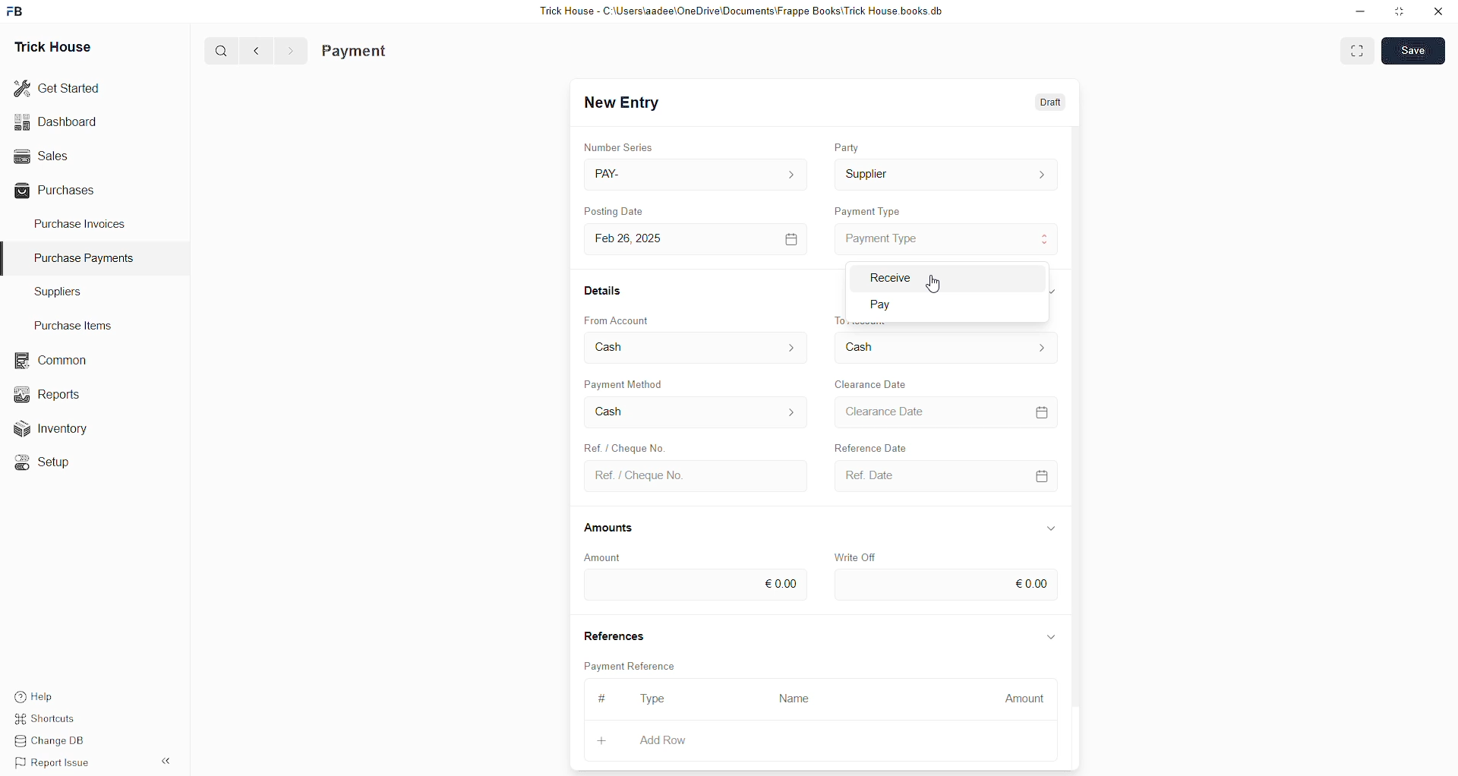 The image size is (1458, 776). Describe the element at coordinates (618, 145) in the screenshot. I see `Number Series` at that location.